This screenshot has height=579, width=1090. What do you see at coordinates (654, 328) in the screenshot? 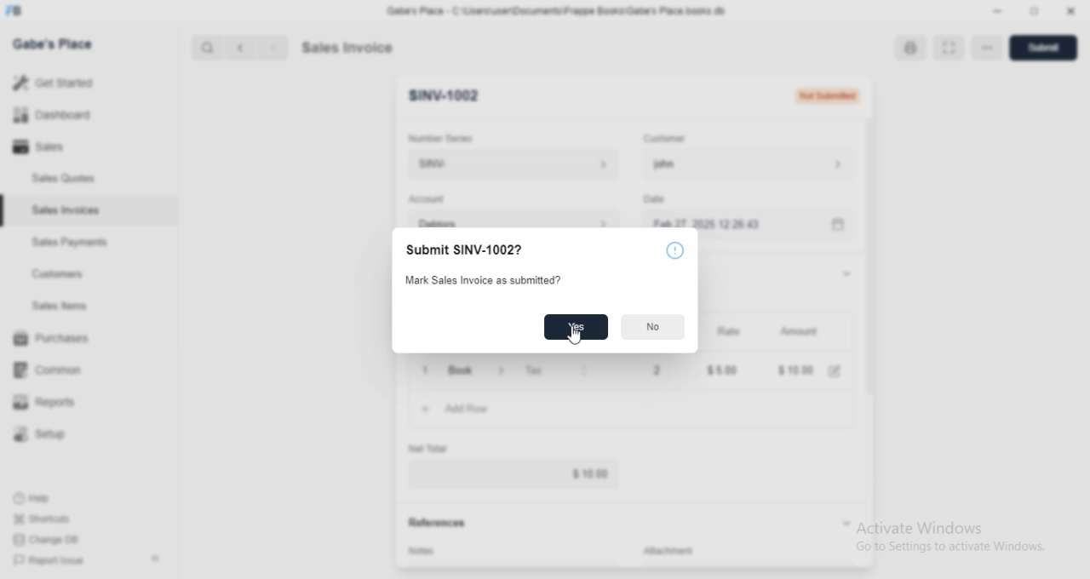
I see `No` at bounding box center [654, 328].